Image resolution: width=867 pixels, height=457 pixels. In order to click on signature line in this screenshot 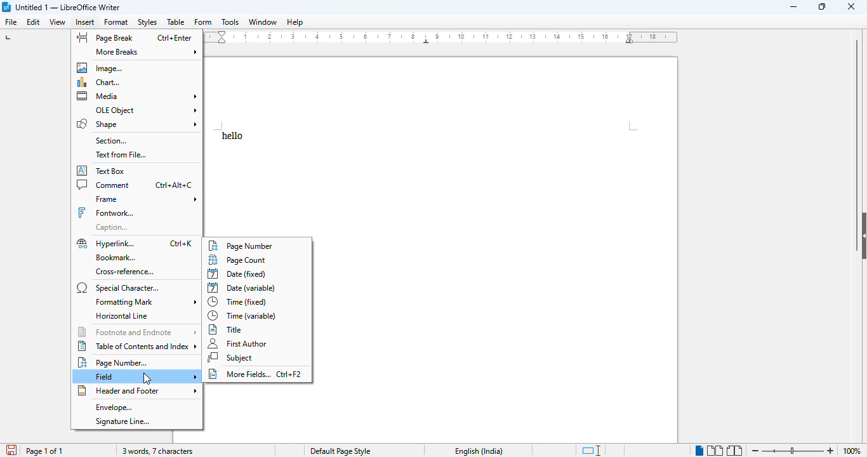, I will do `click(124, 422)`.